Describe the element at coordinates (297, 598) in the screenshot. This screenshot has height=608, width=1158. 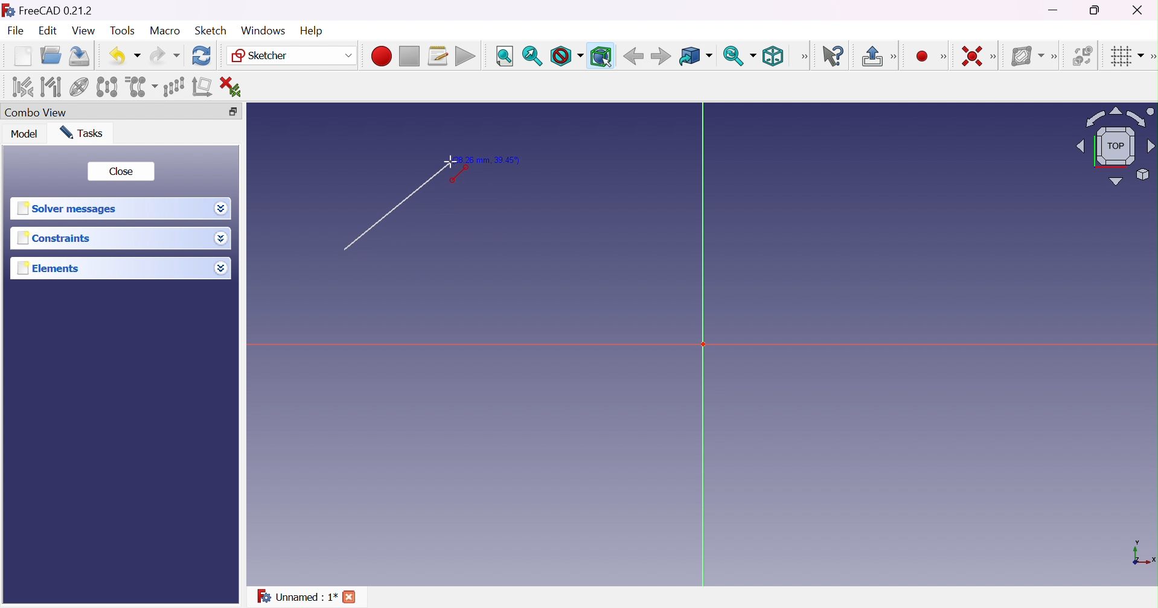
I see `Unnamed : 1*` at that location.